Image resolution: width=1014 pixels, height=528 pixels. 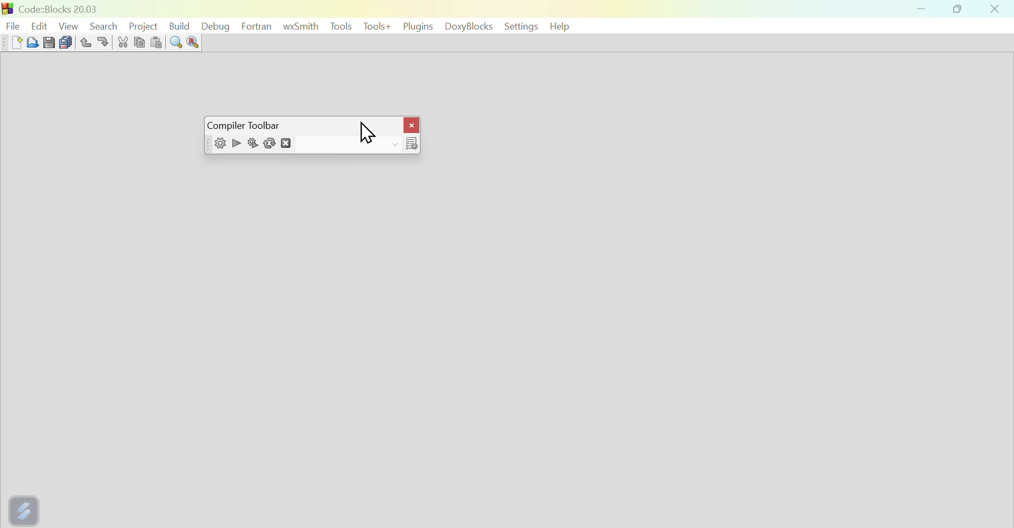 What do you see at coordinates (124, 42) in the screenshot?
I see `` at bounding box center [124, 42].